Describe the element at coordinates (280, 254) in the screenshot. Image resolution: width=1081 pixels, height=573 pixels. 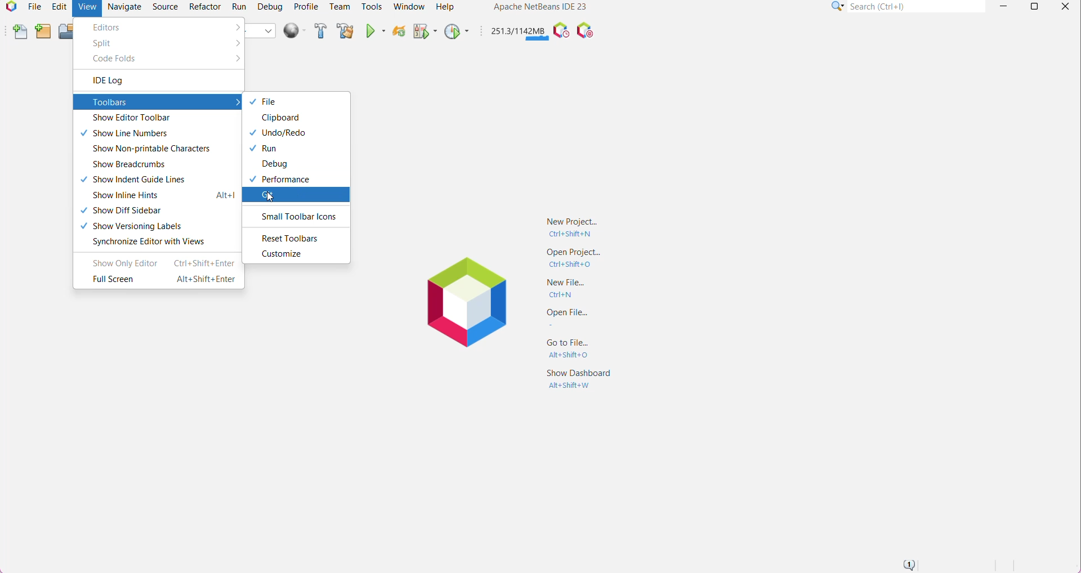
I see `Customize` at that location.